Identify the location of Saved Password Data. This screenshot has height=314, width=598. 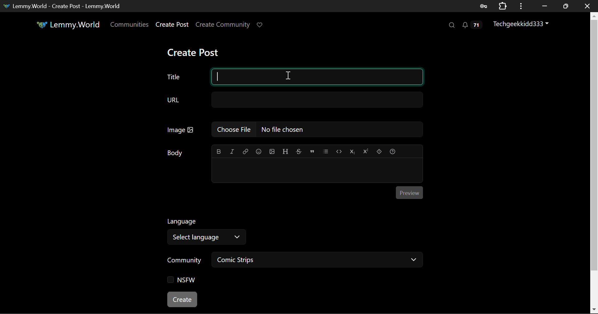
(483, 6).